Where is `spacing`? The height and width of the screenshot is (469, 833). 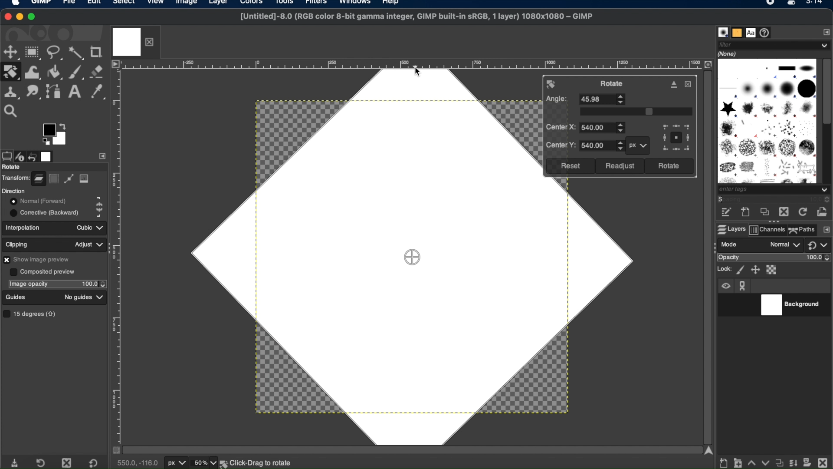
spacing is located at coordinates (739, 200).